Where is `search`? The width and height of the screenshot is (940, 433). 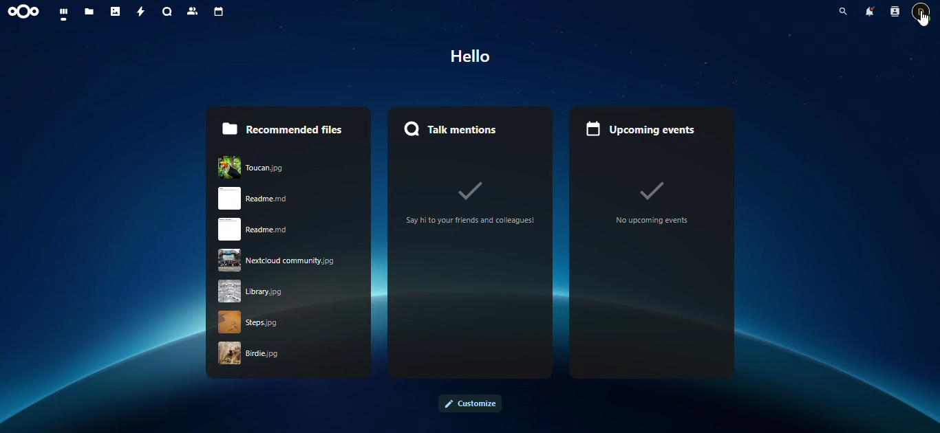
search is located at coordinates (168, 13).